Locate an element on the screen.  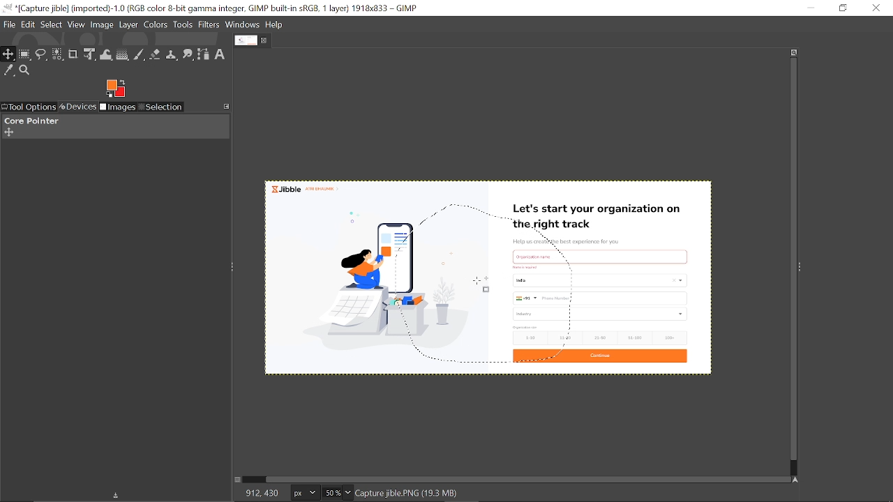
help is located at coordinates (275, 25).